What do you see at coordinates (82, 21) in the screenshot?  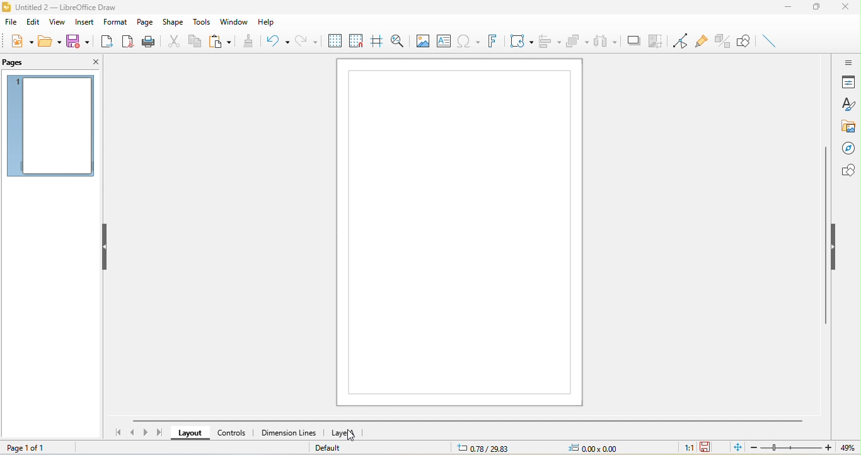 I see `insert` at bounding box center [82, 21].